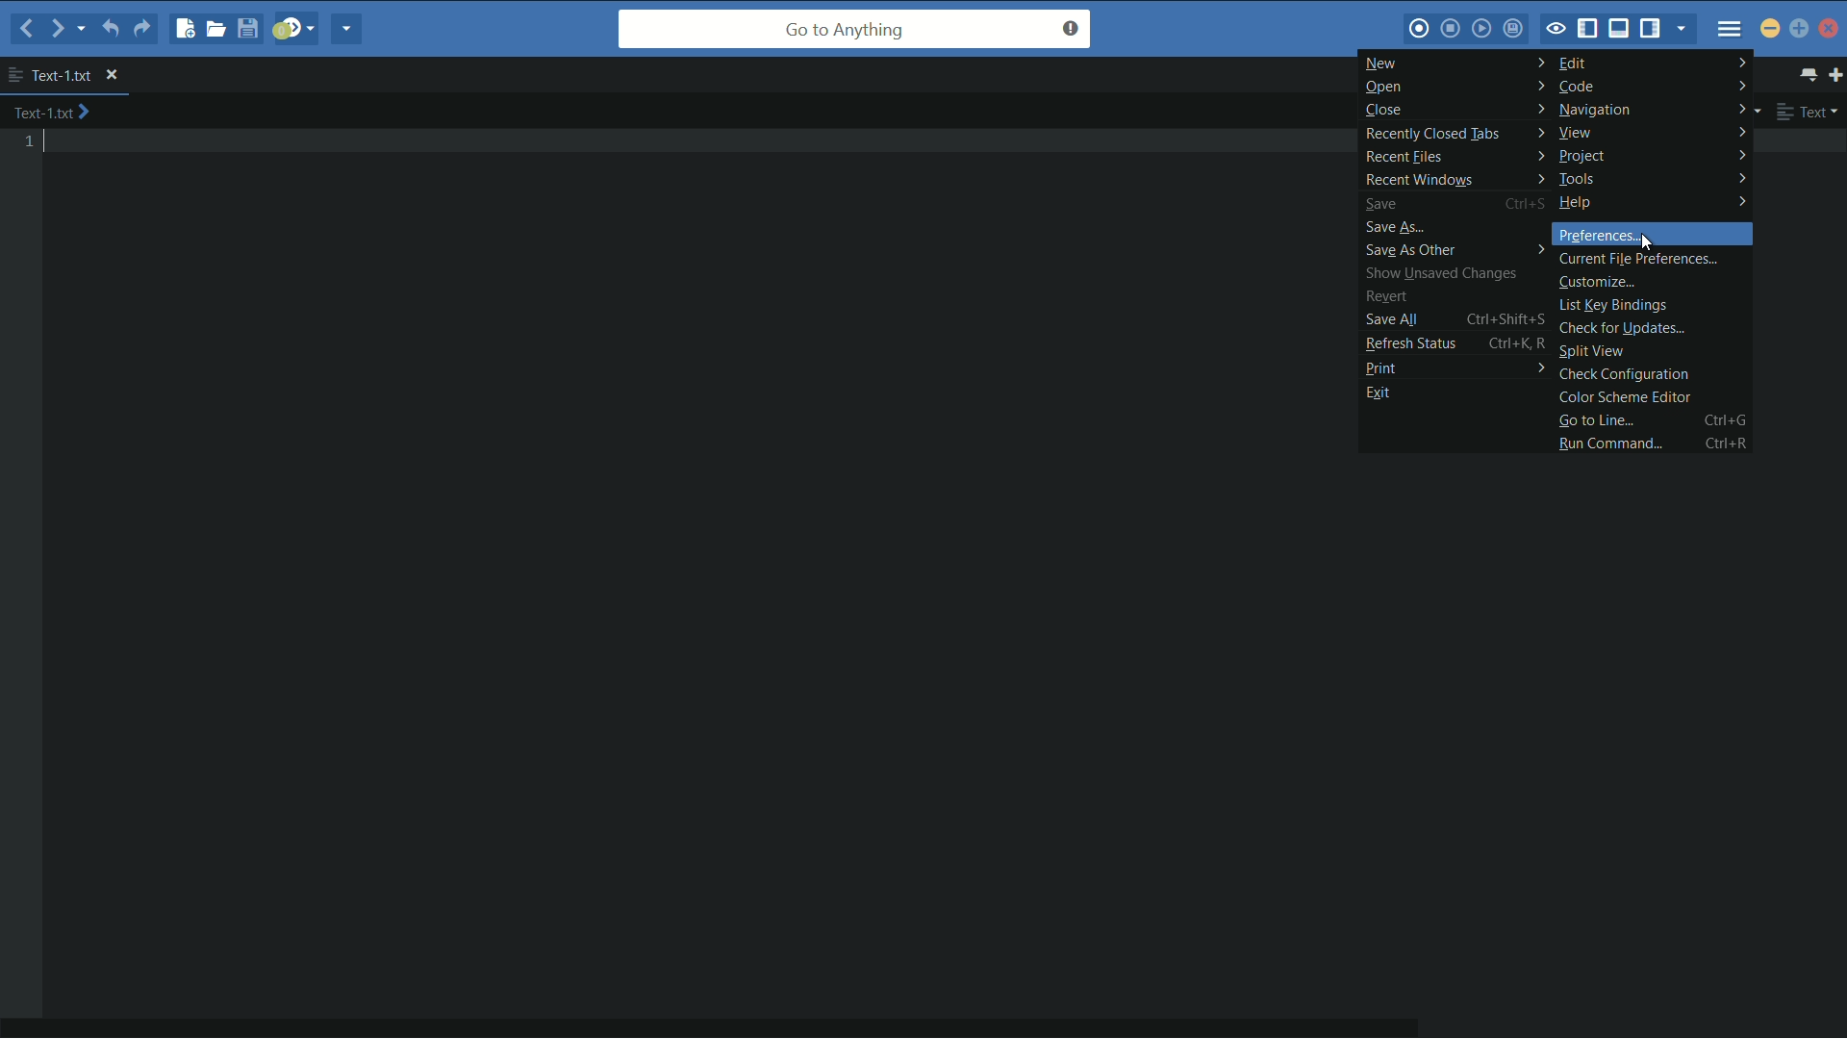 The height and width of the screenshot is (1039, 1847). What do you see at coordinates (1453, 182) in the screenshot?
I see `recent windows` at bounding box center [1453, 182].